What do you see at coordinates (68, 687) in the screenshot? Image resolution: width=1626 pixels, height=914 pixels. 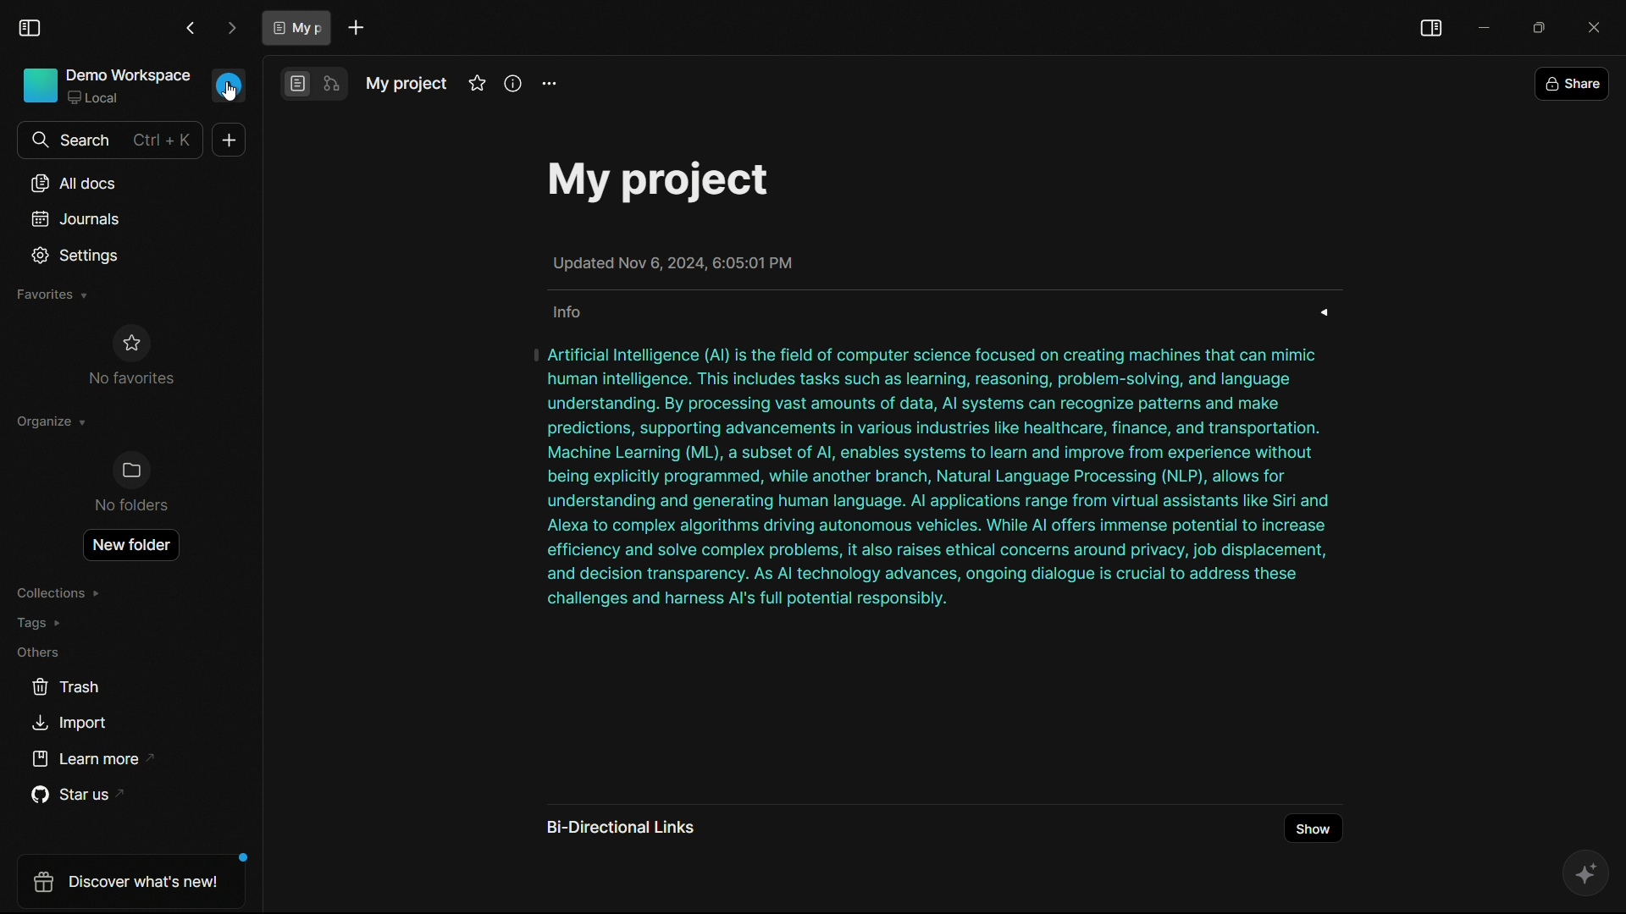 I see `trash` at bounding box center [68, 687].